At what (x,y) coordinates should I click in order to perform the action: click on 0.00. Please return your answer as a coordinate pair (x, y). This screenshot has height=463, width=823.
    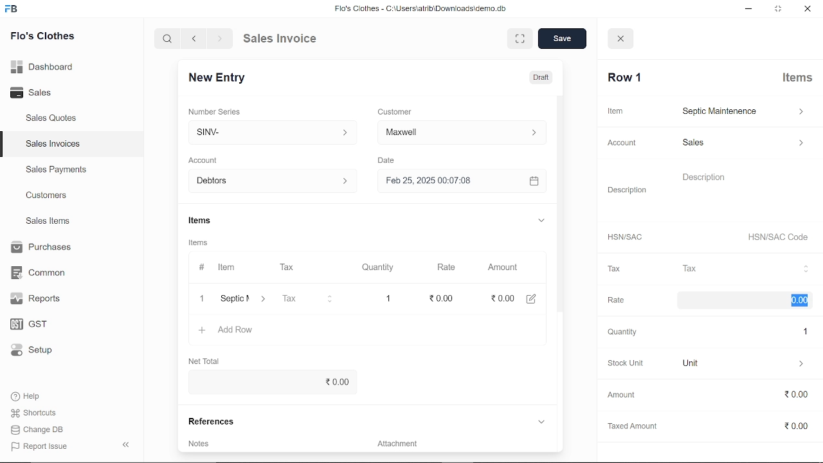
    Looking at the image, I should click on (796, 300).